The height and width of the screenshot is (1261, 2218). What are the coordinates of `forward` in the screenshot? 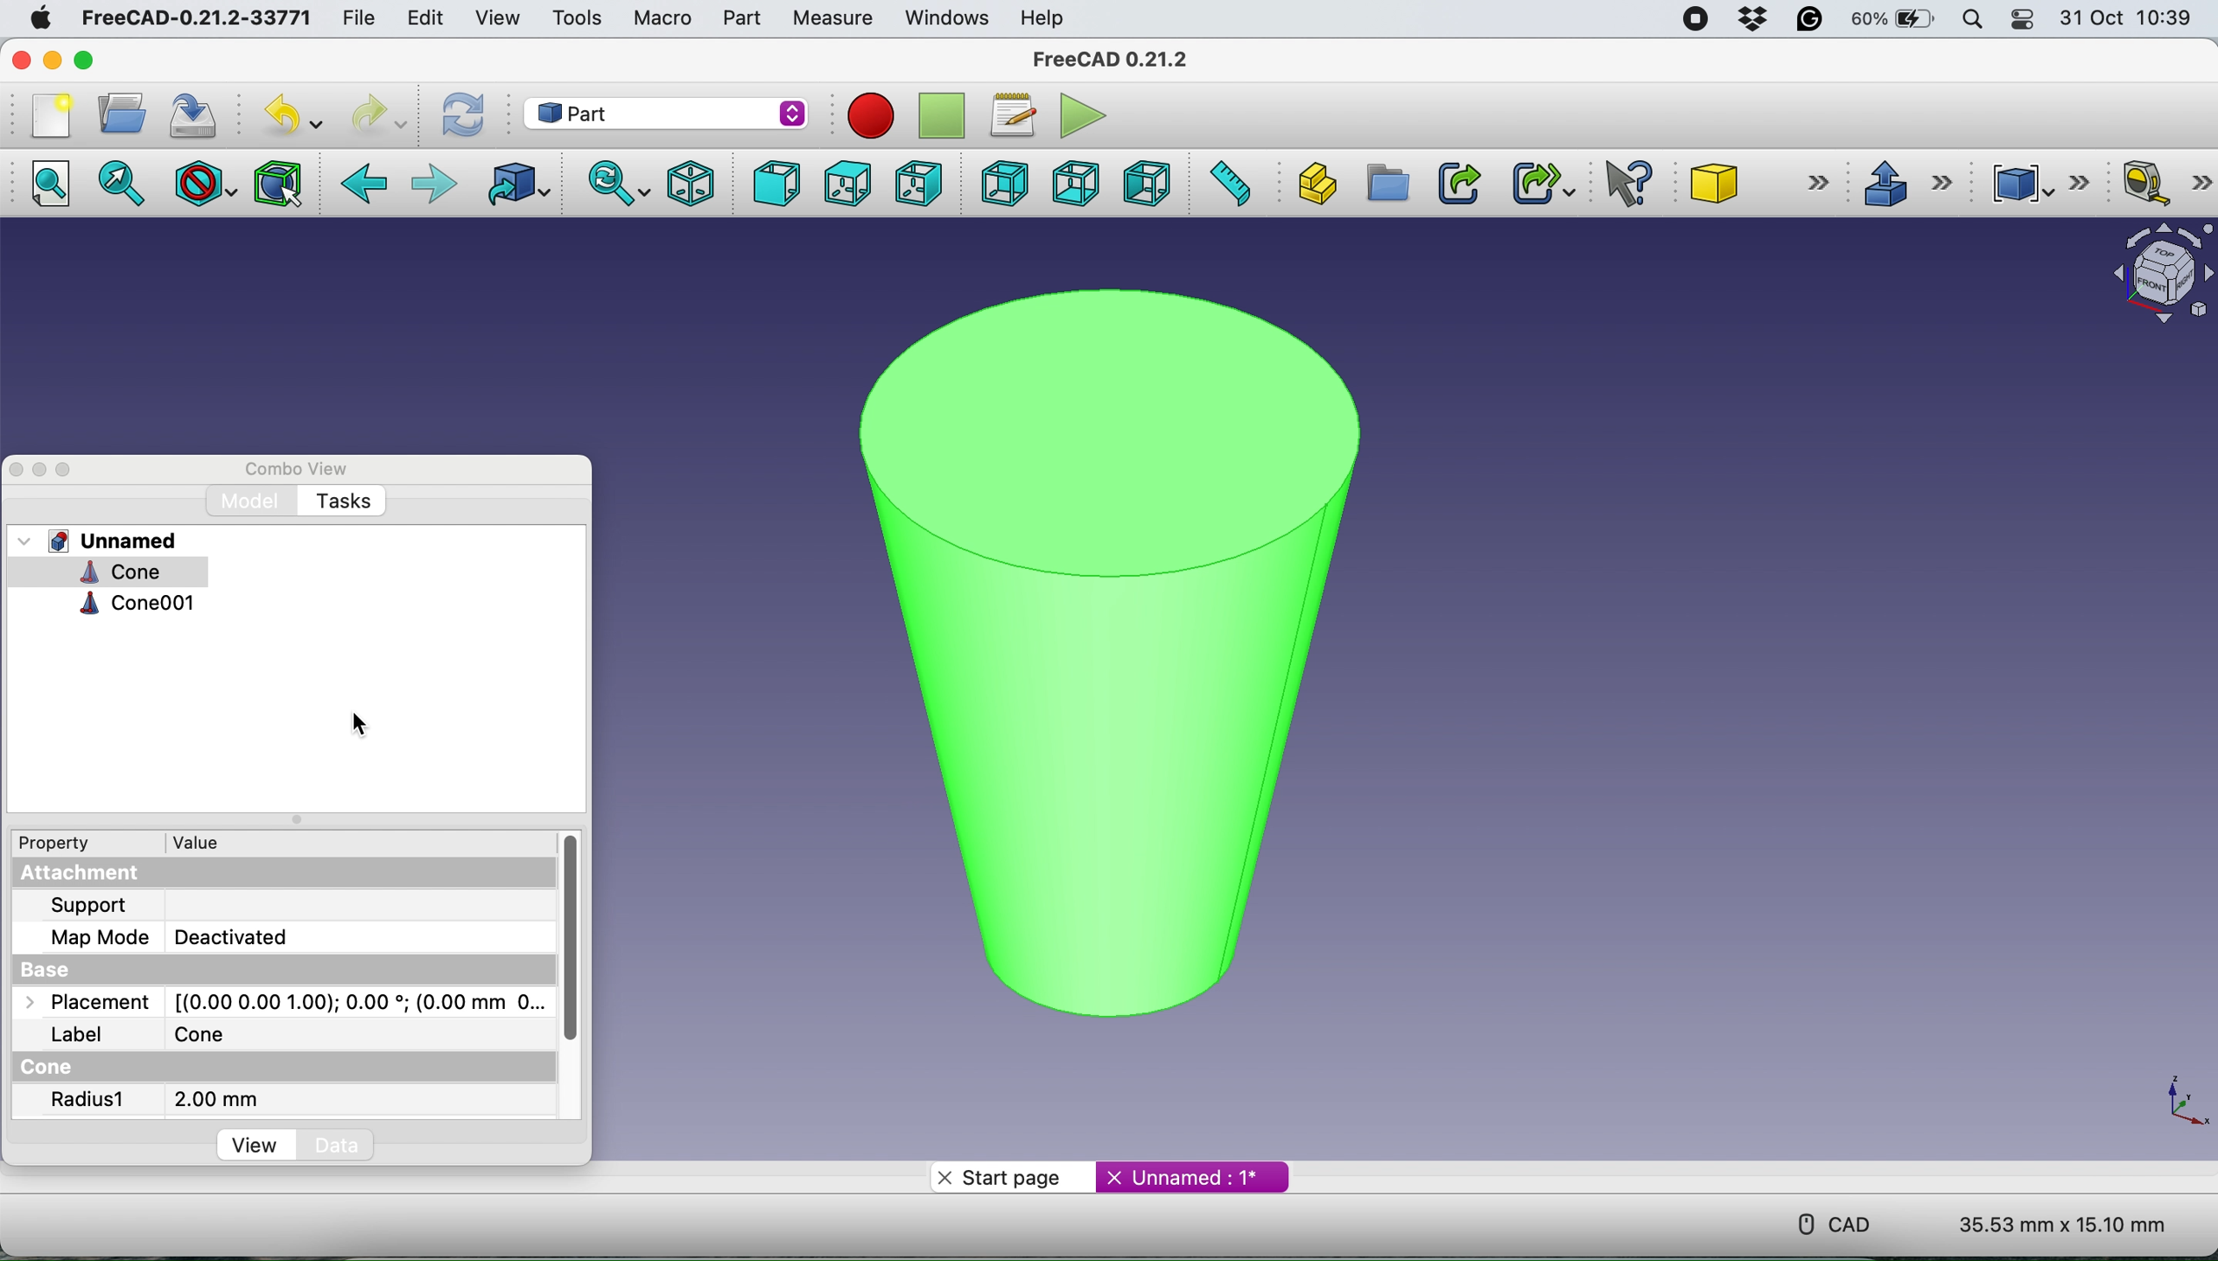 It's located at (433, 184).